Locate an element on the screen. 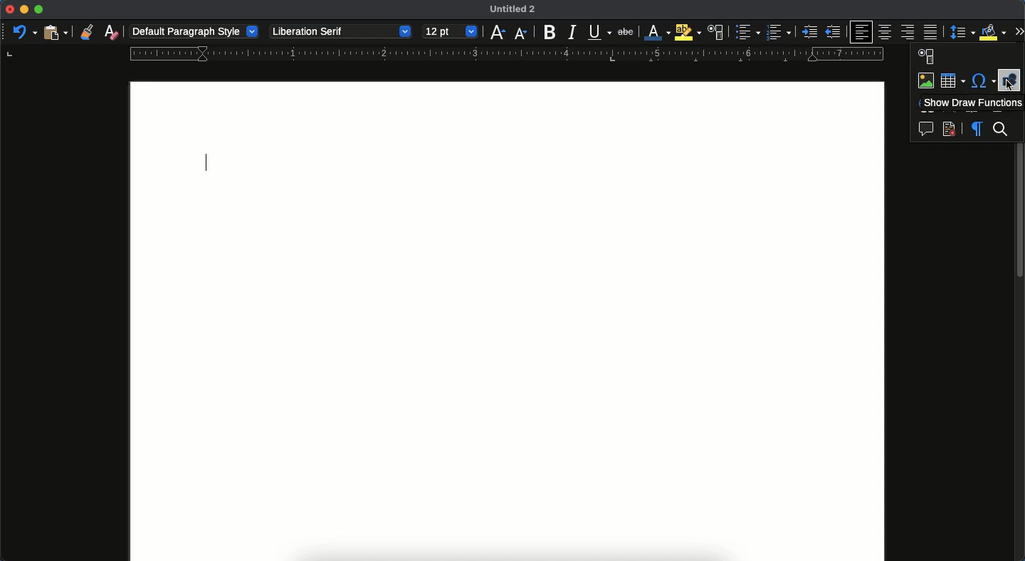 This screenshot has width=1025, height=561. default paragraph style is located at coordinates (194, 31).